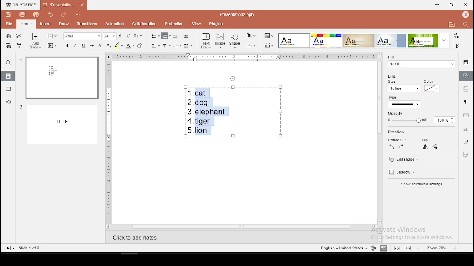  I want to click on , so click(465, 154).